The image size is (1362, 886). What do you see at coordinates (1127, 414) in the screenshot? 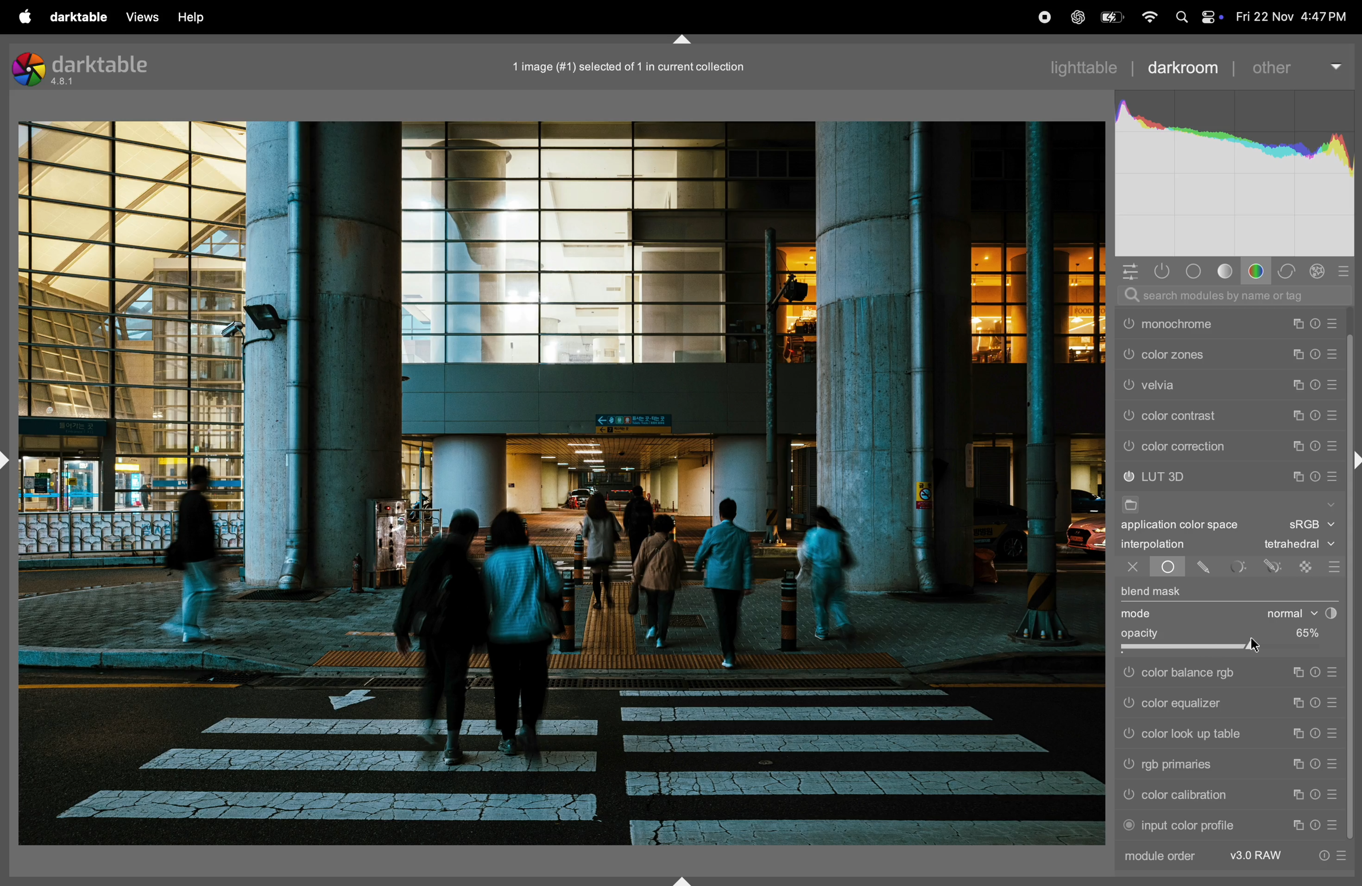
I see `velvia switched off` at bounding box center [1127, 414].